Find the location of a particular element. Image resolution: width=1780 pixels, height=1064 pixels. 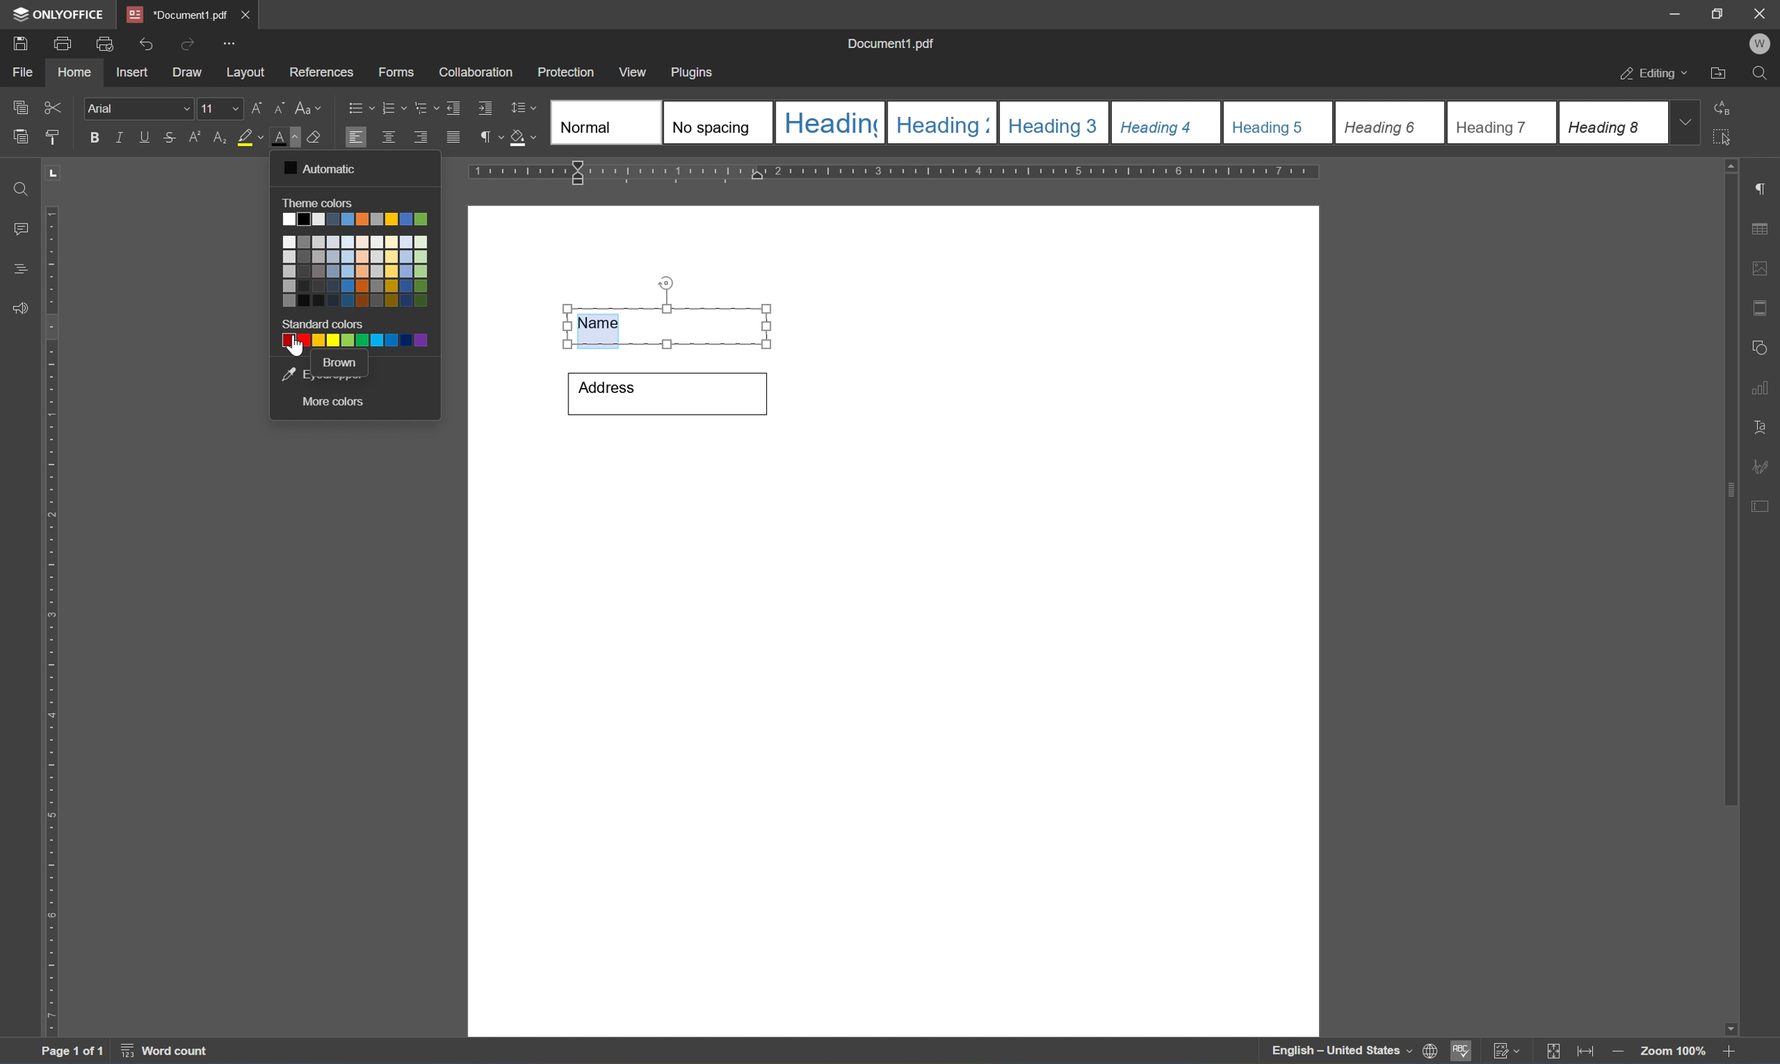

table settings is located at coordinates (1762, 227).